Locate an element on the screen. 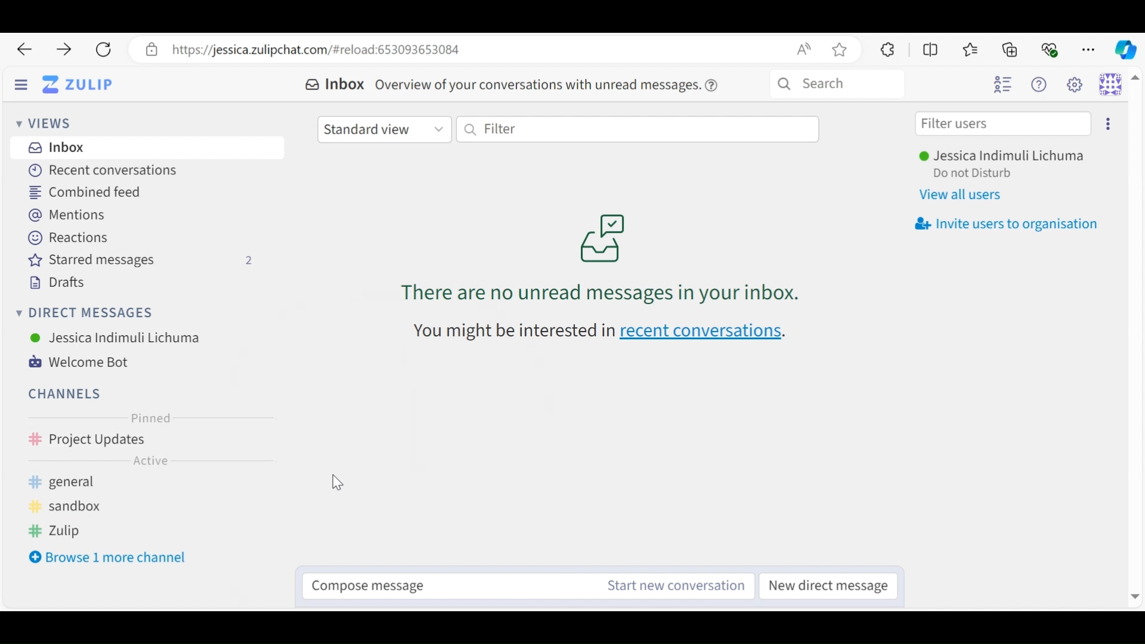 The image size is (1145, 644). Go to Home View is located at coordinates (77, 85).